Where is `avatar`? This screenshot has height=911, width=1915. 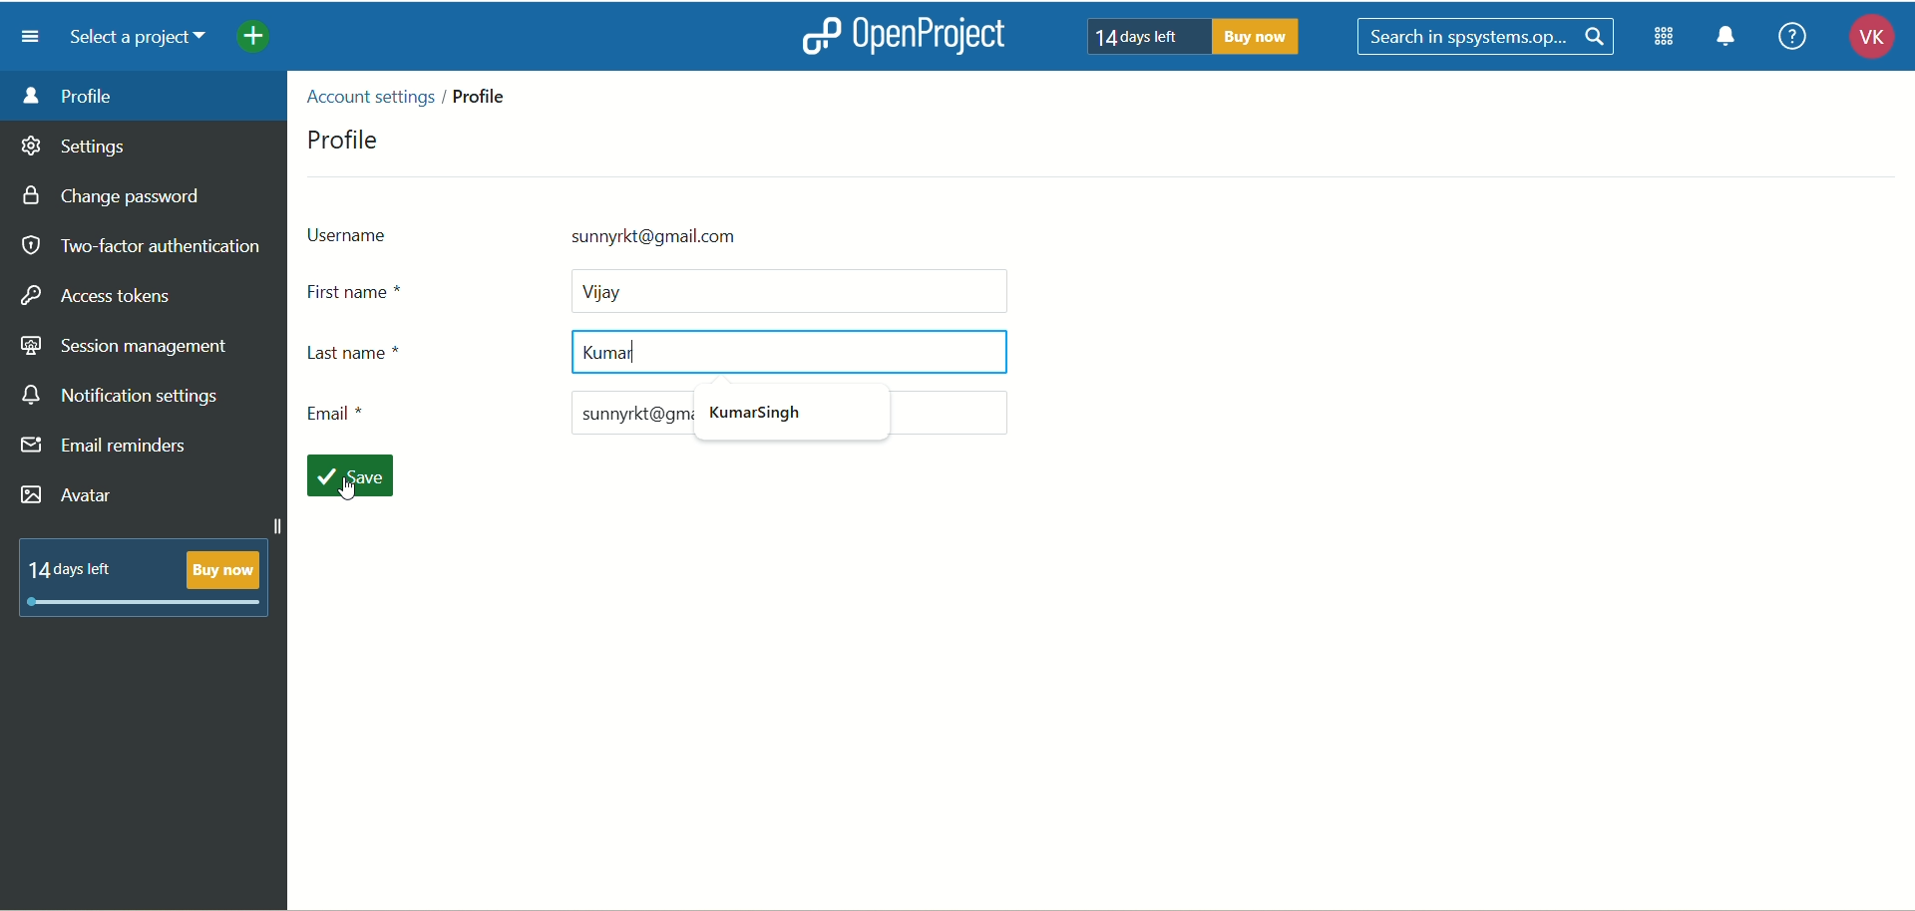
avatar is located at coordinates (68, 495).